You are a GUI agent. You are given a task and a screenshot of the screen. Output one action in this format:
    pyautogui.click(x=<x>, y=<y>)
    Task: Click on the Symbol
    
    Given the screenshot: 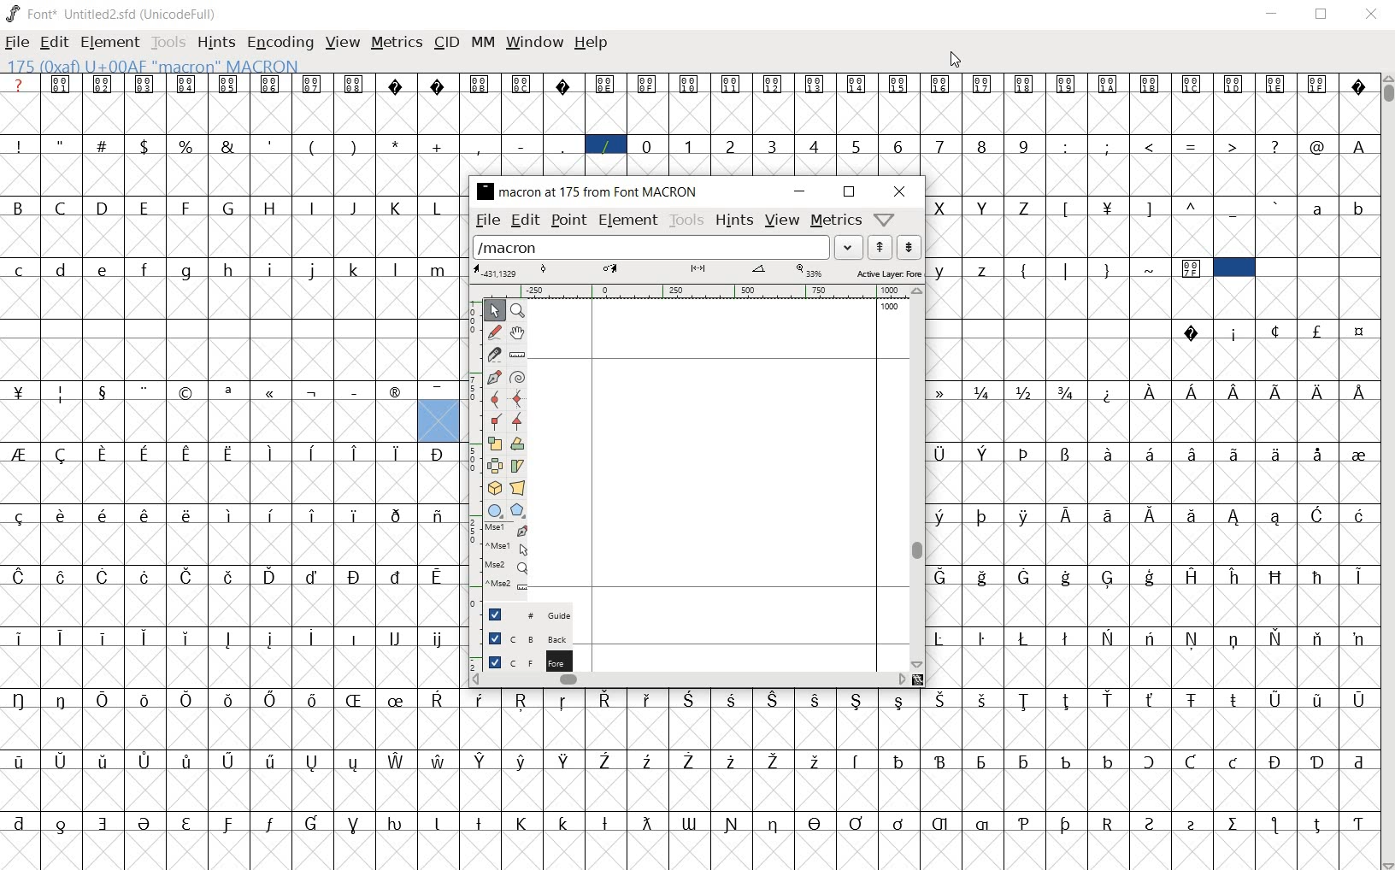 What is the action you would take?
    pyautogui.click(x=315, y=761)
    